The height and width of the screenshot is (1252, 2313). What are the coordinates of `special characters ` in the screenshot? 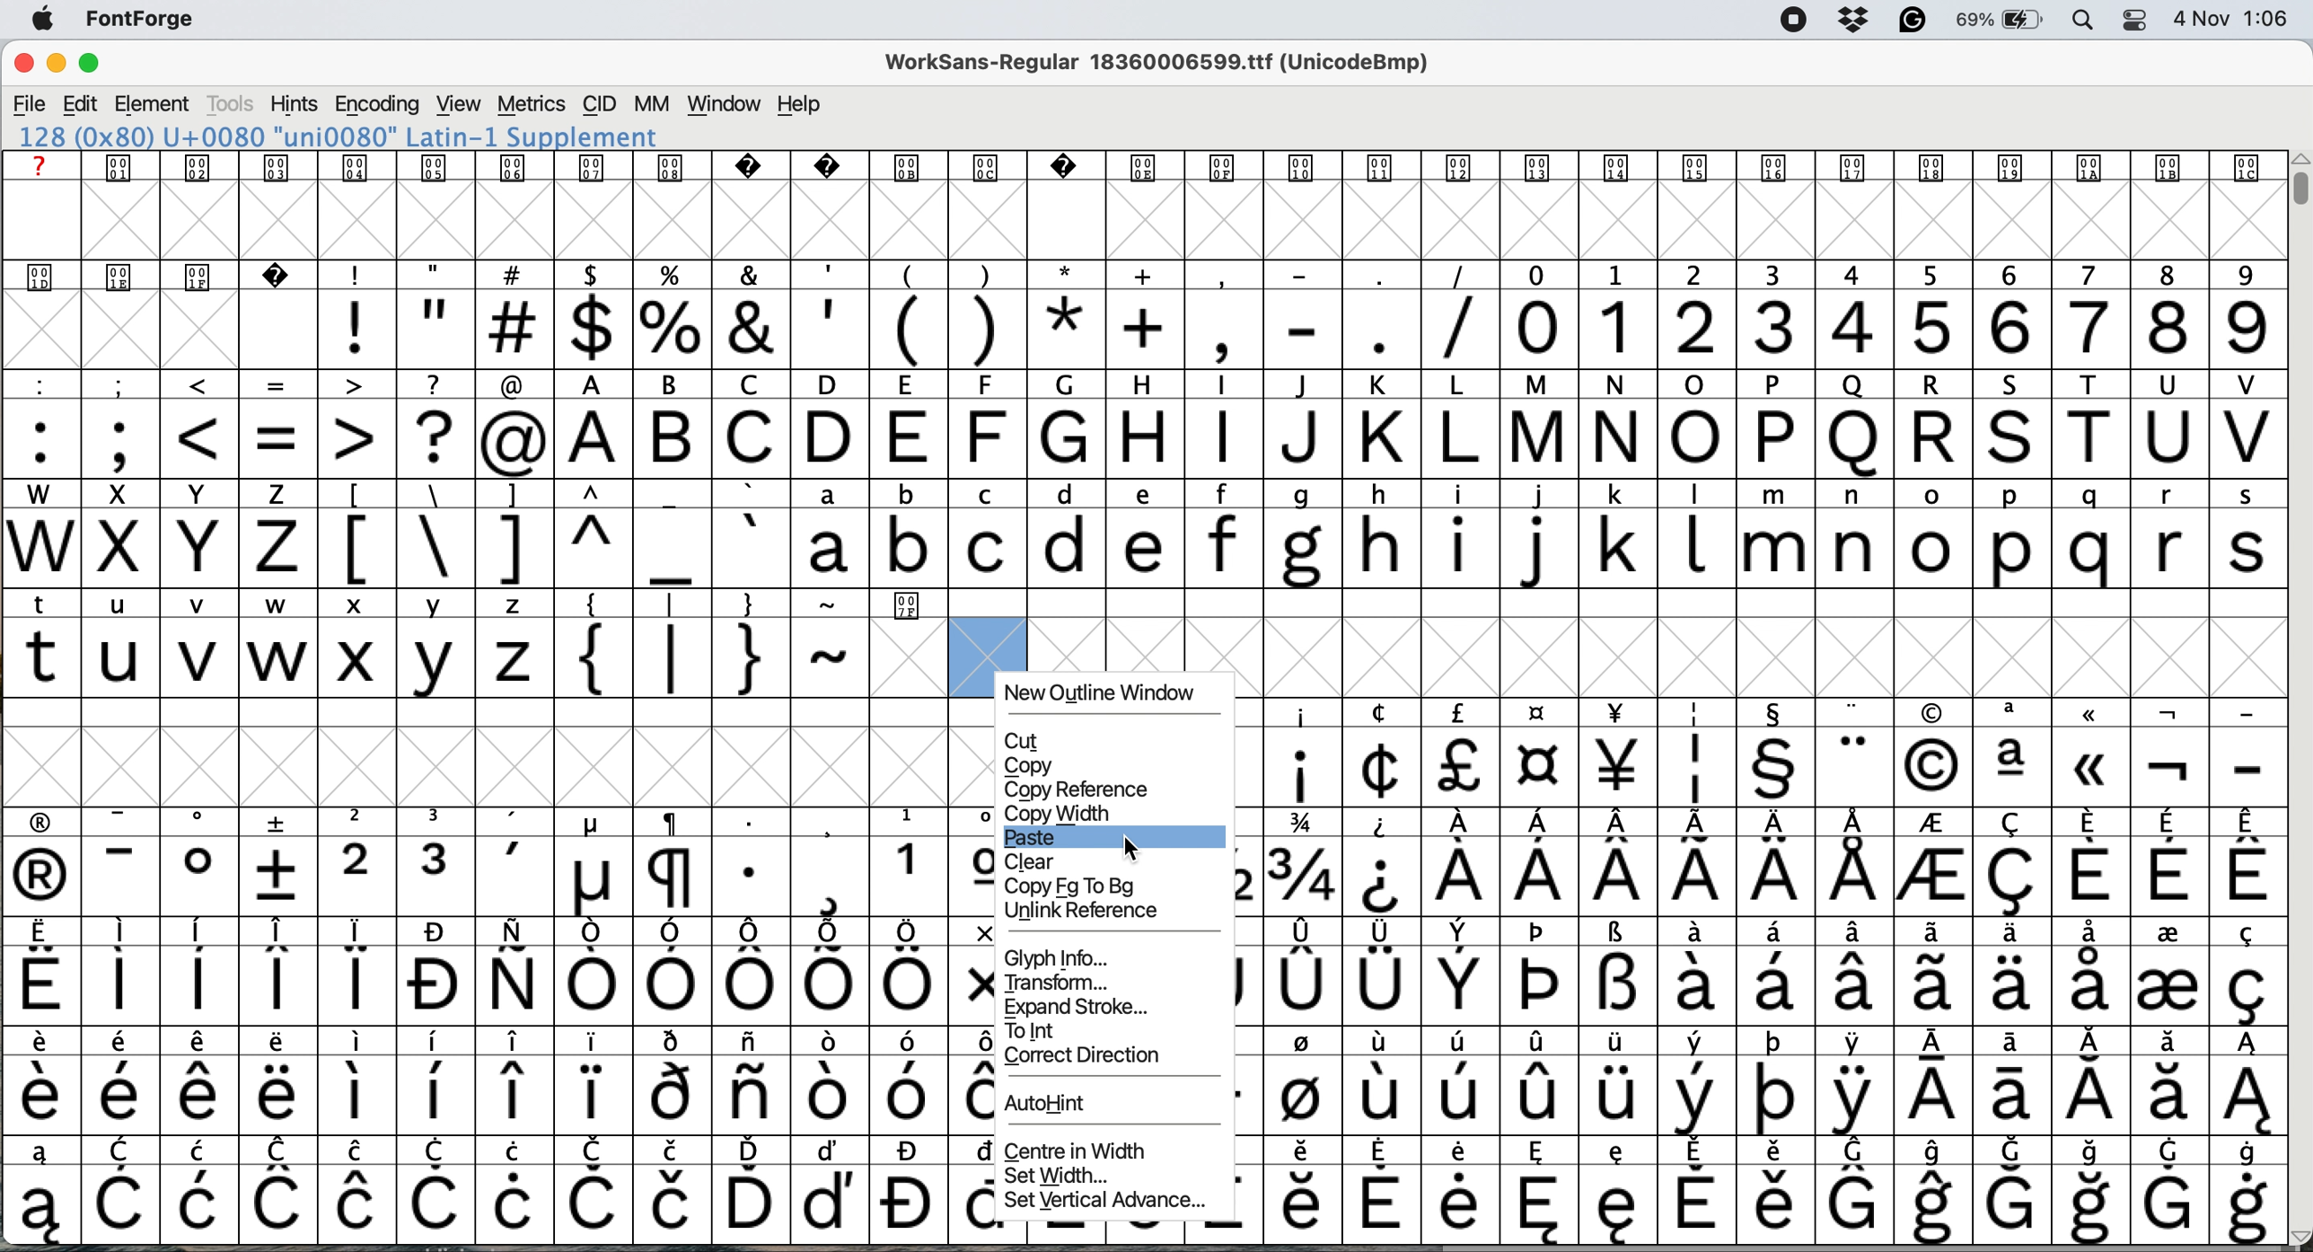 It's located at (94, 603).